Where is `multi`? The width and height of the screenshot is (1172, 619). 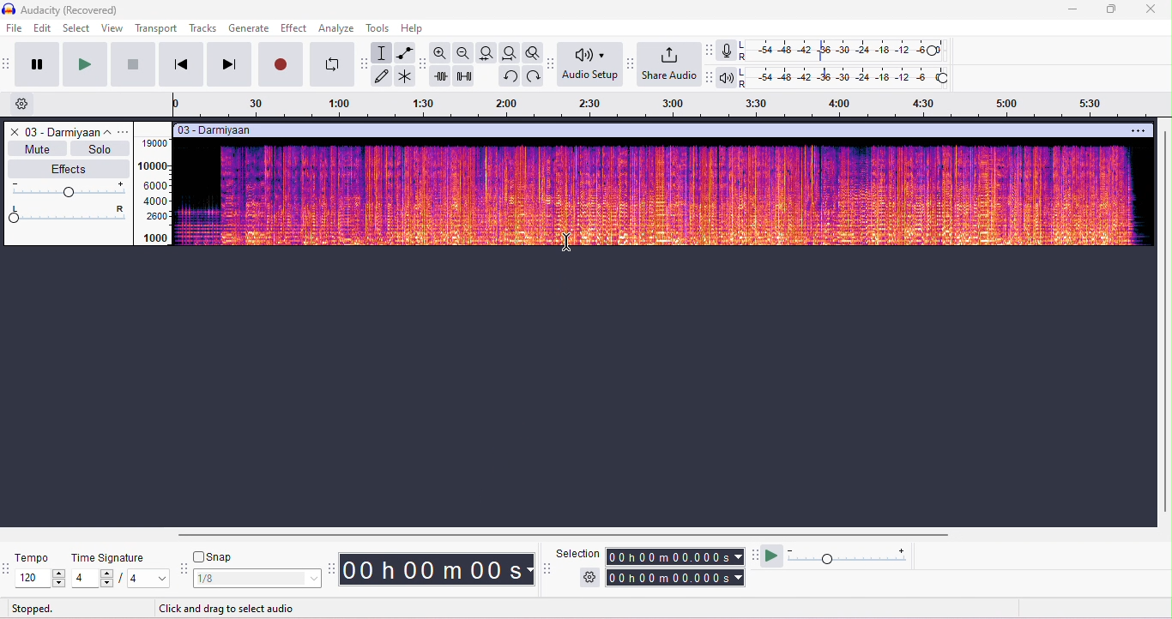 multi is located at coordinates (406, 77).